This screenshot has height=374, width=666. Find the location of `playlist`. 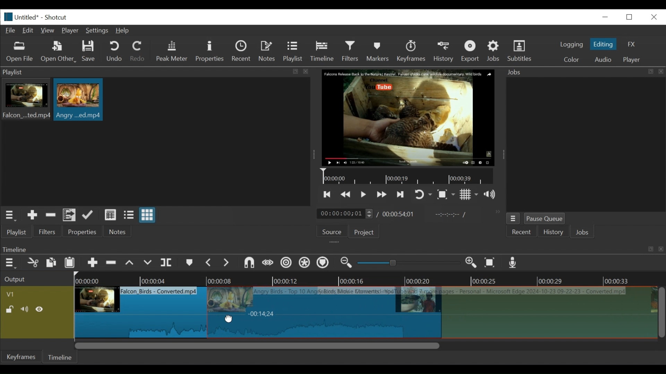

playlist is located at coordinates (16, 232).